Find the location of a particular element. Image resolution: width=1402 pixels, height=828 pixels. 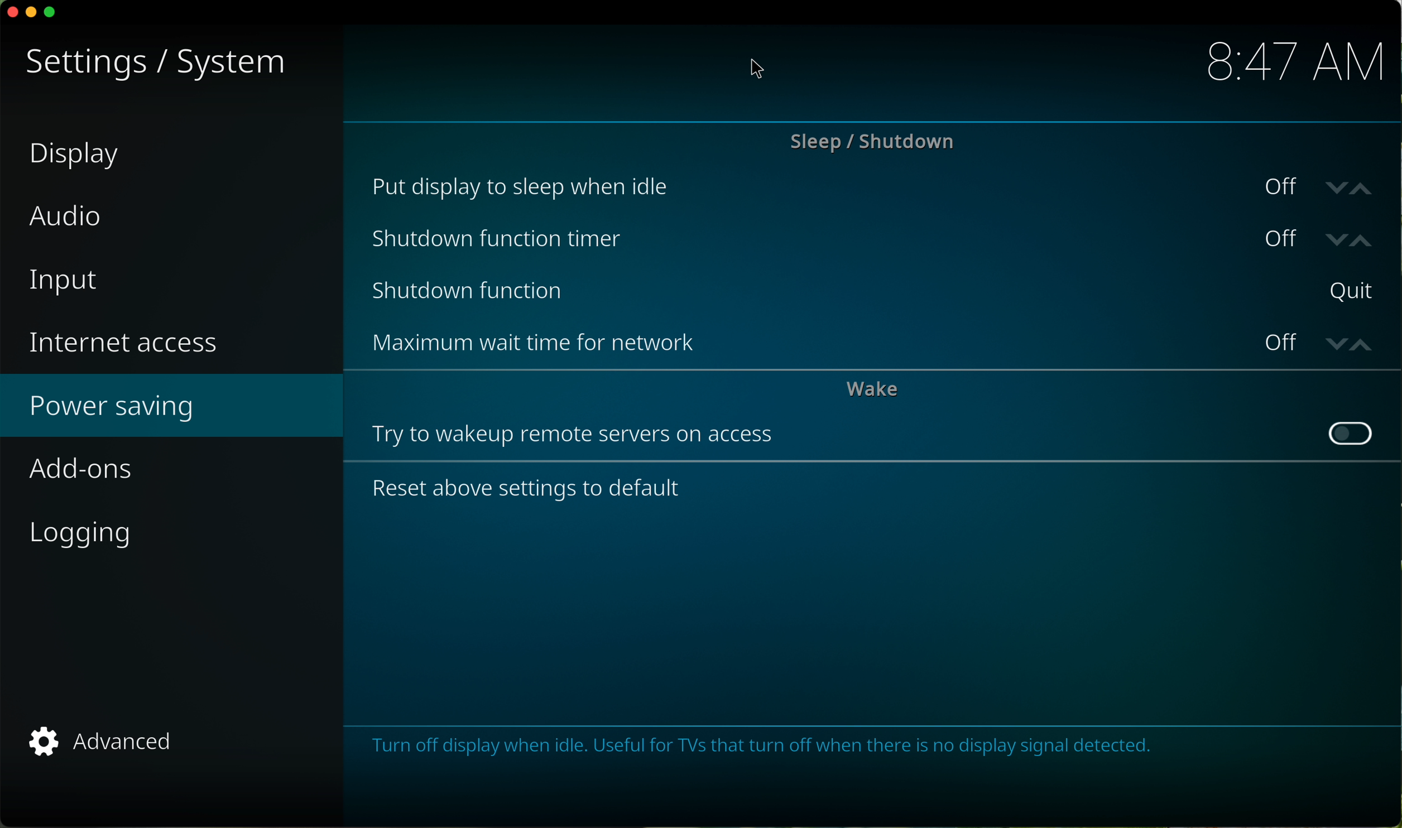

minimize is located at coordinates (32, 12).